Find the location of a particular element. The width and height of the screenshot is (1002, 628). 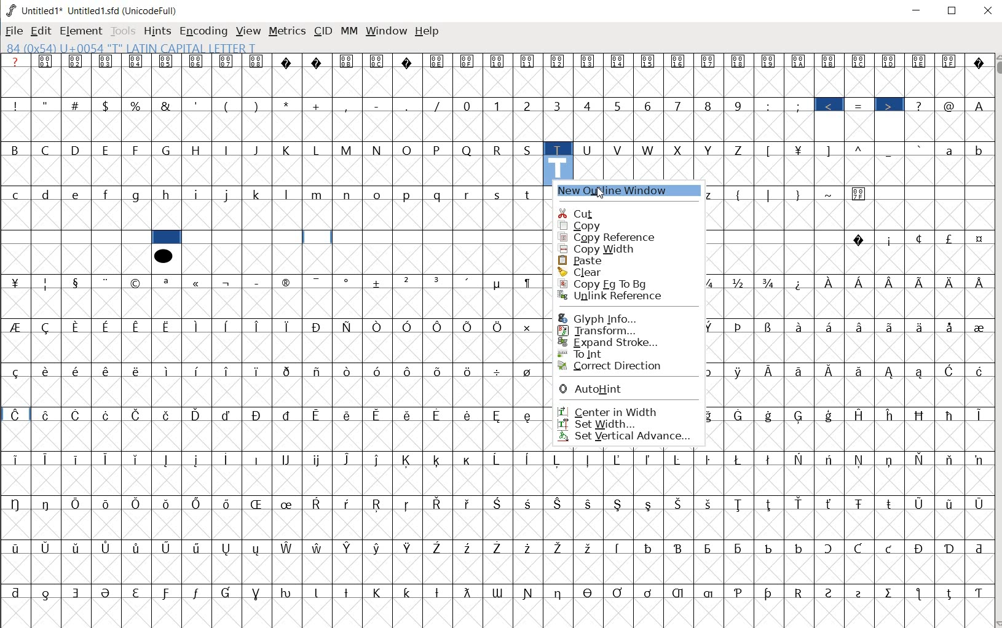

Symbol is located at coordinates (860, 61).